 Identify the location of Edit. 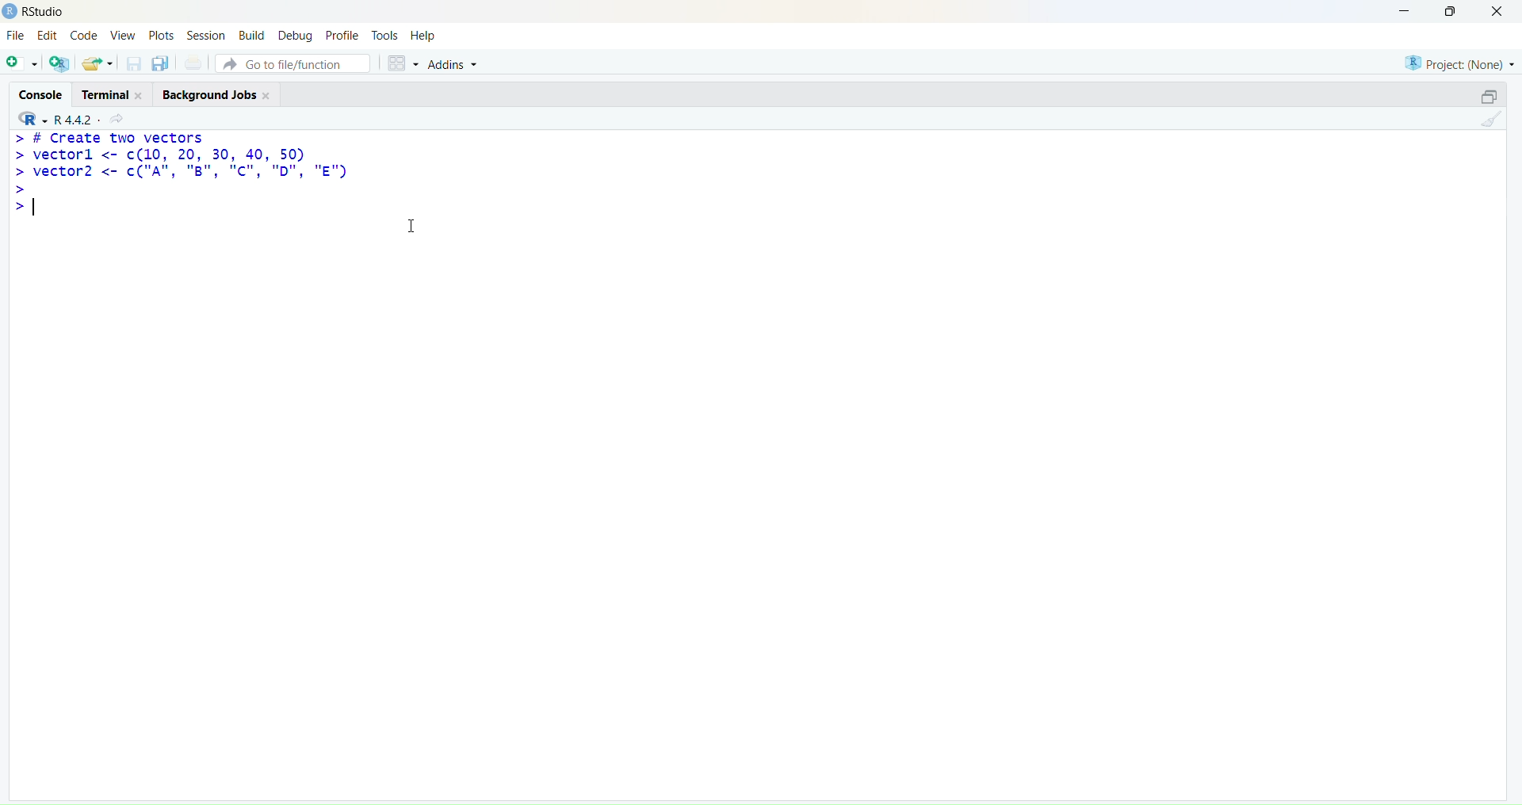
(48, 36).